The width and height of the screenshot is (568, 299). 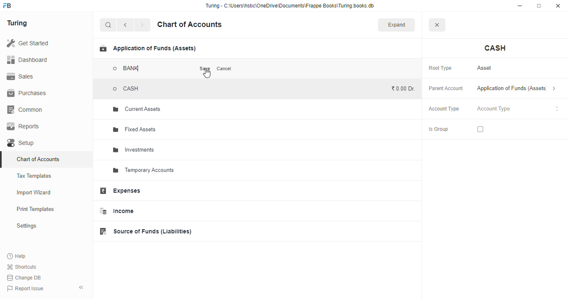 I want to click on cursor, so click(x=207, y=74).